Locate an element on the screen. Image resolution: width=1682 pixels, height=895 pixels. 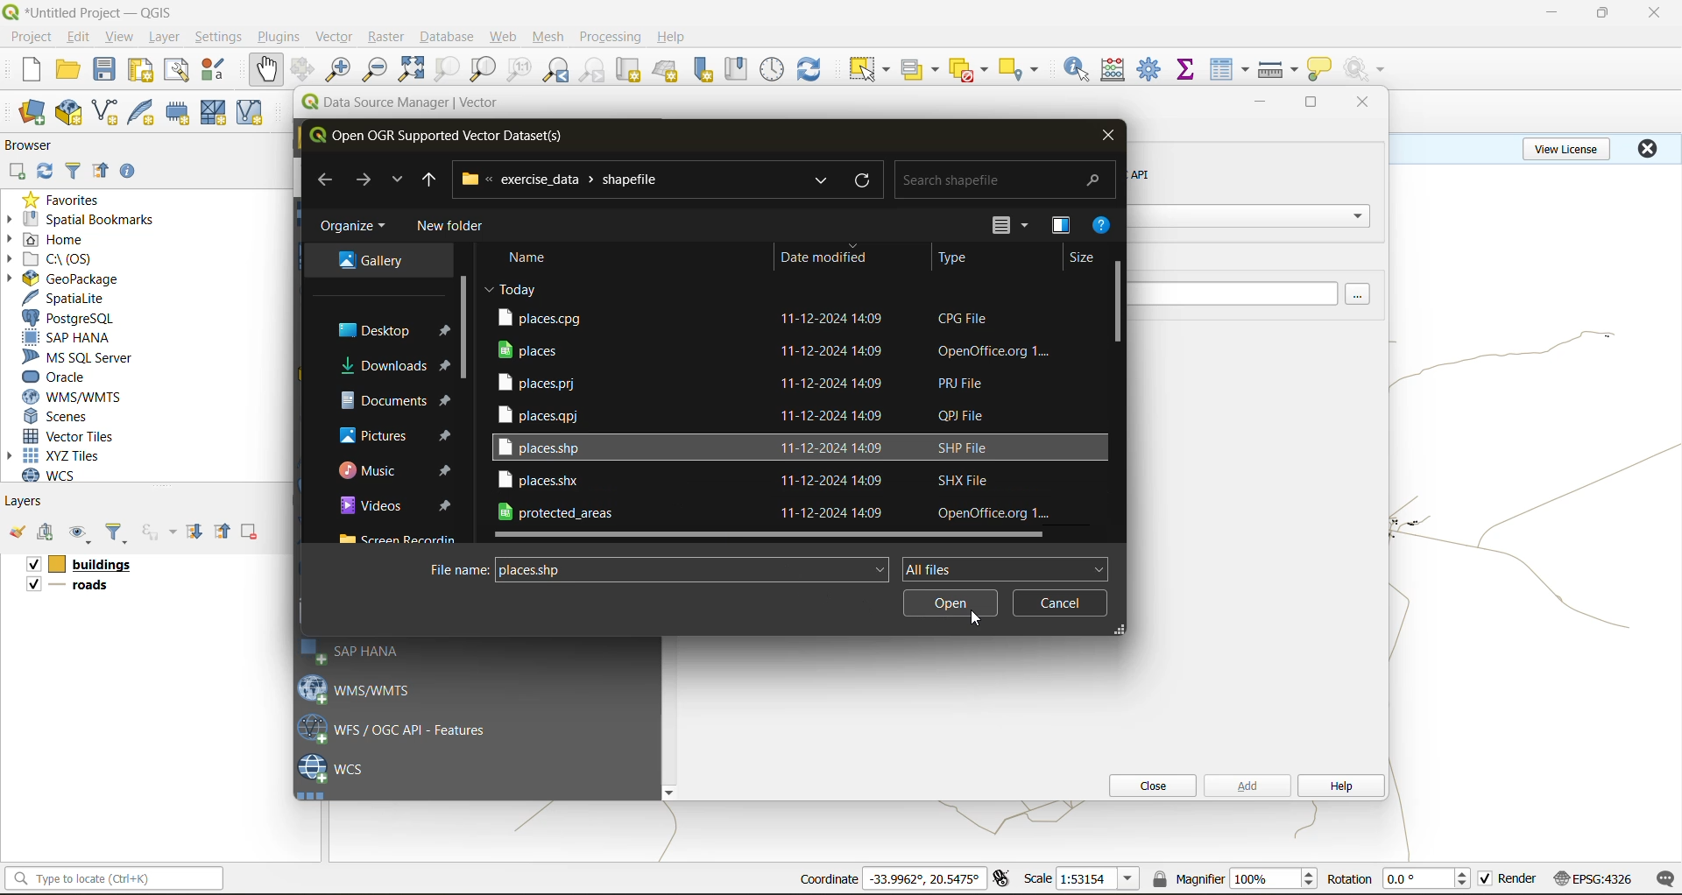
wcs is located at coordinates (59, 476).